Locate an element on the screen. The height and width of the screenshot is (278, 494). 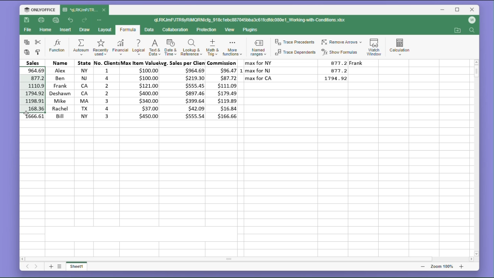
print file is located at coordinates (42, 20).